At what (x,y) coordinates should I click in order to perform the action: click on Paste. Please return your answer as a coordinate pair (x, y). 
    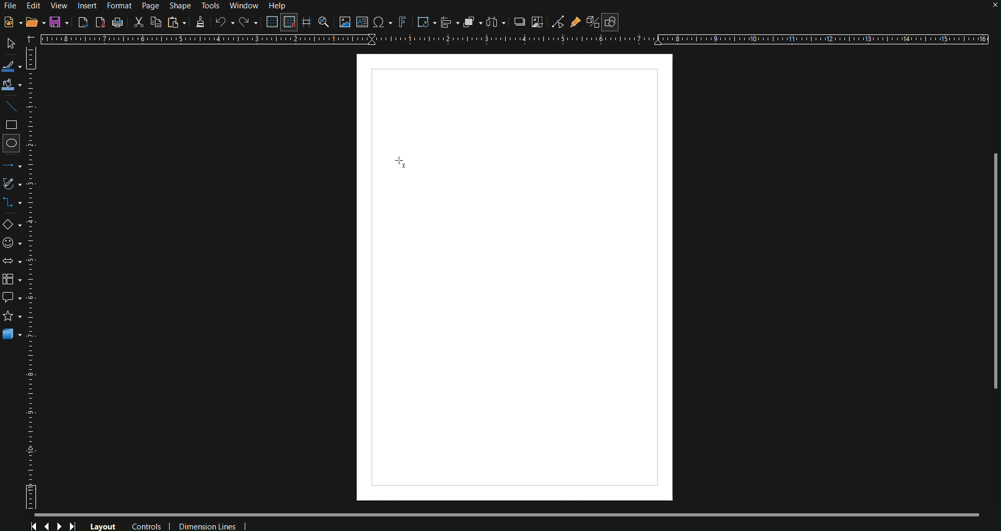
    Looking at the image, I should click on (176, 22).